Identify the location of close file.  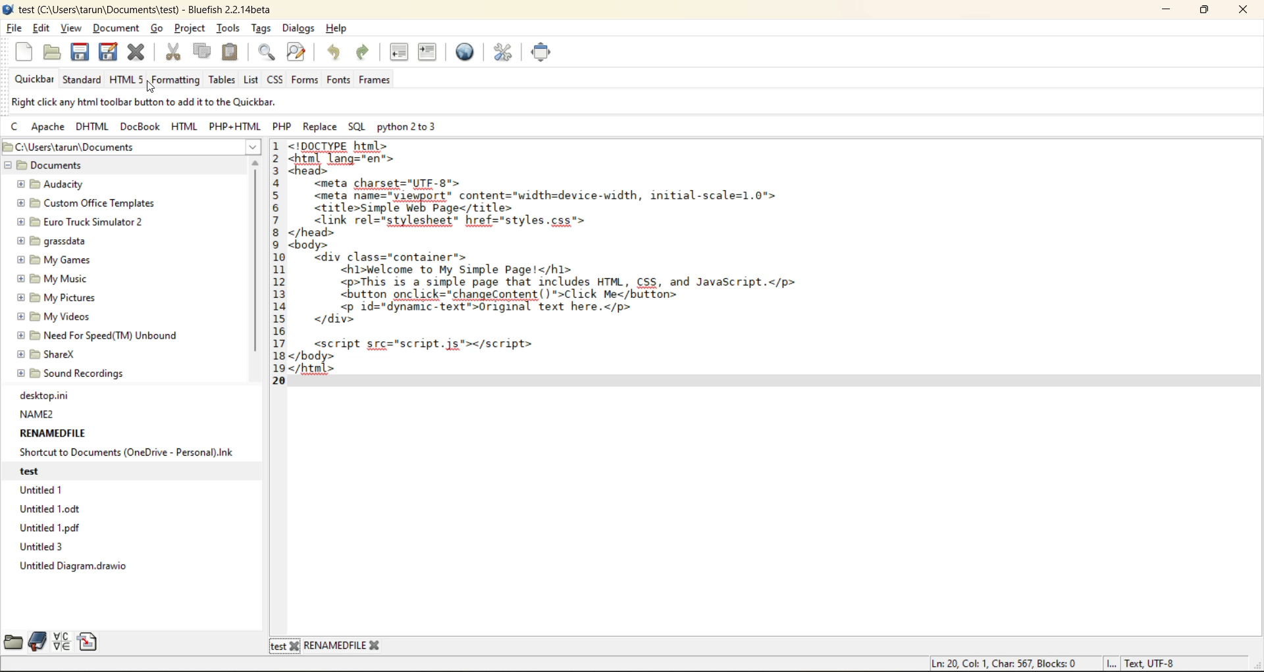
(138, 52).